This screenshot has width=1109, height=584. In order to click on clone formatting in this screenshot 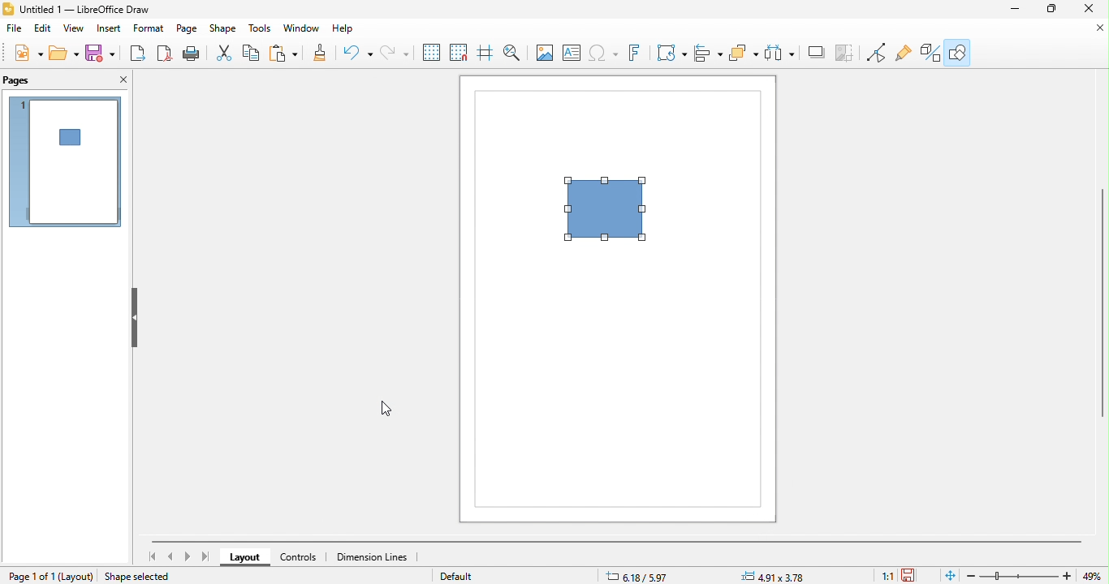, I will do `click(323, 54)`.